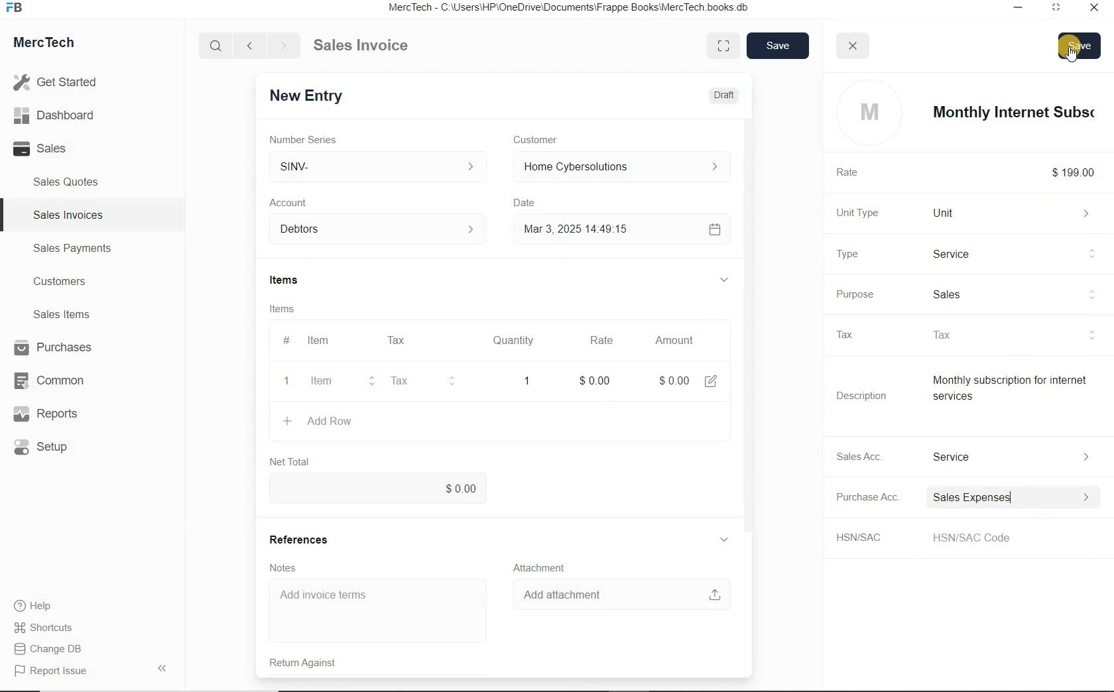 This screenshot has height=692, width=1114. What do you see at coordinates (859, 538) in the screenshot?
I see `HSN/SAC` at bounding box center [859, 538].